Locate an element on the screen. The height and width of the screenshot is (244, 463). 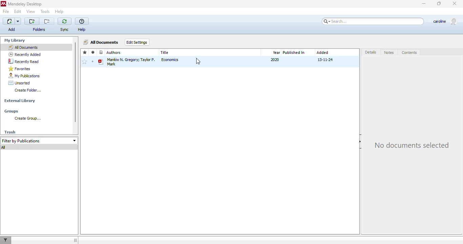
all documents is located at coordinates (23, 47).